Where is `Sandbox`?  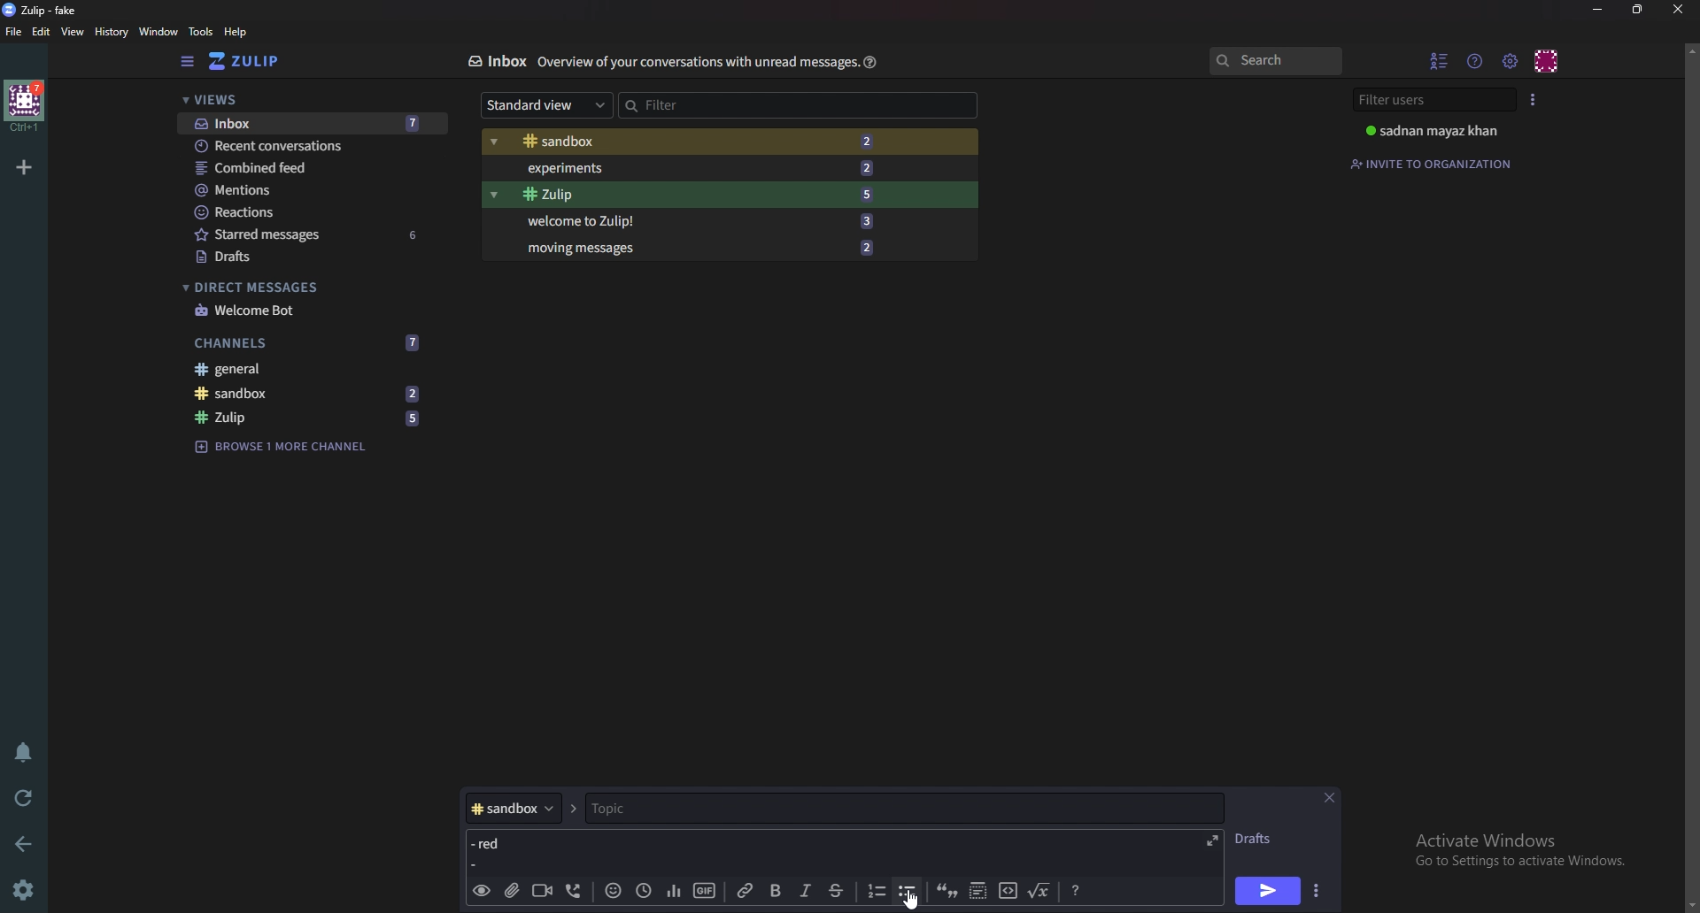 Sandbox is located at coordinates (307, 392).